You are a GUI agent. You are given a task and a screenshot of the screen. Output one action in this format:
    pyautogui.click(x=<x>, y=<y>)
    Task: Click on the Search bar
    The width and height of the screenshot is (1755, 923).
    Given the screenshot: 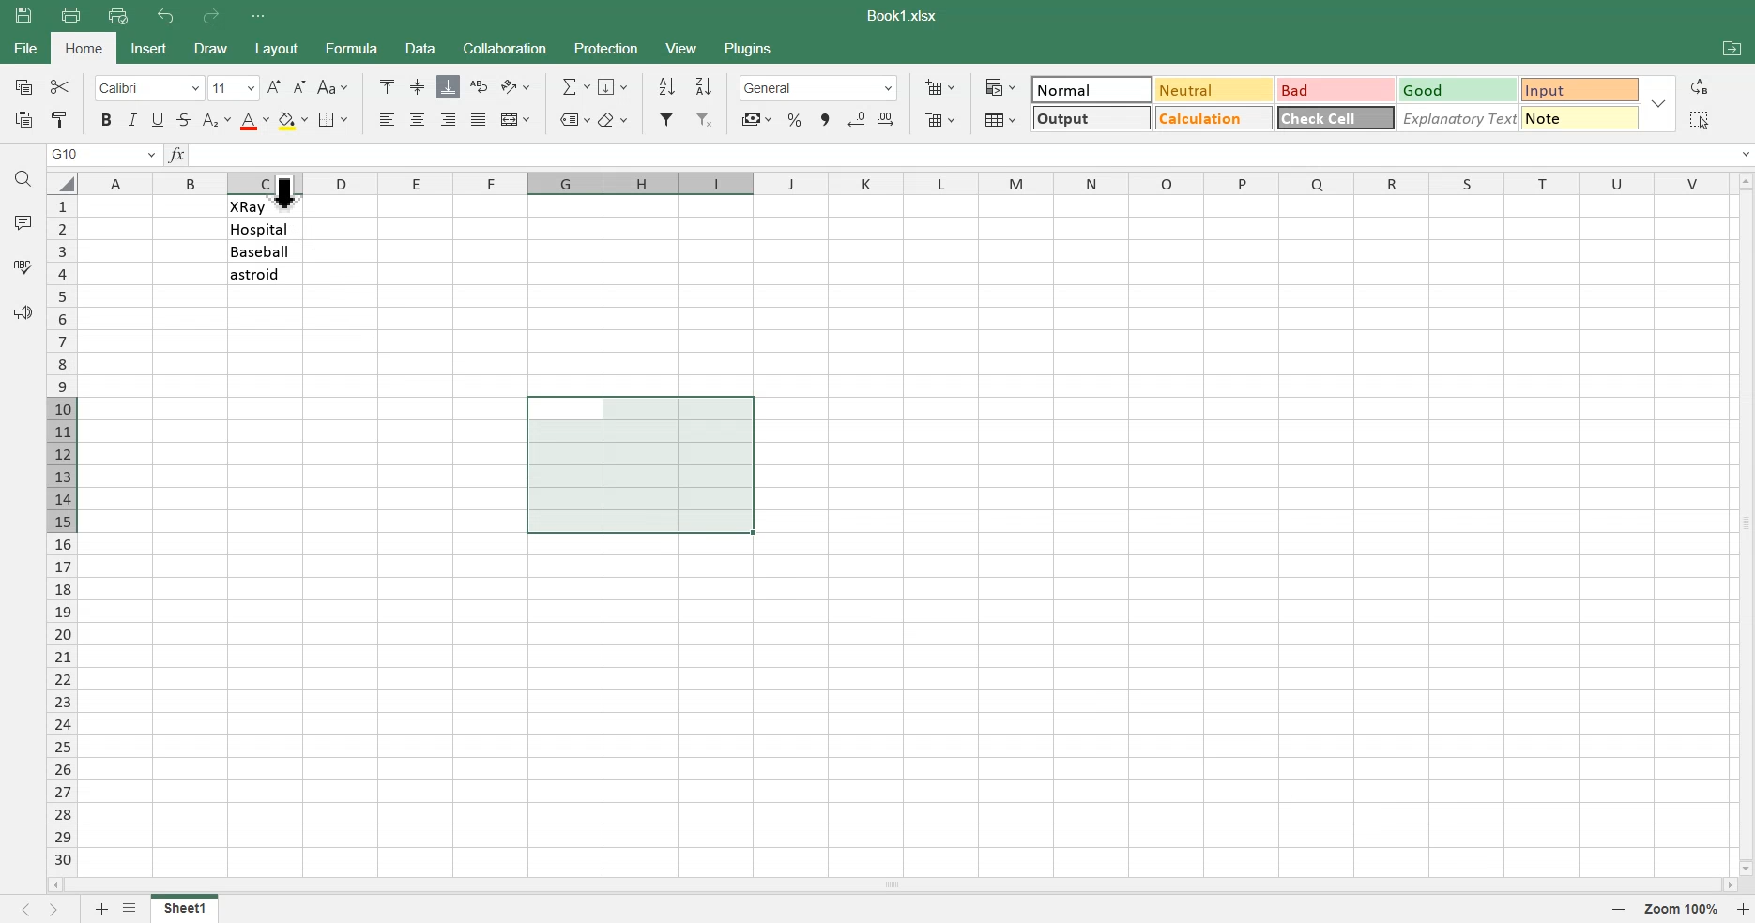 What is the action you would take?
    pyautogui.click(x=975, y=156)
    